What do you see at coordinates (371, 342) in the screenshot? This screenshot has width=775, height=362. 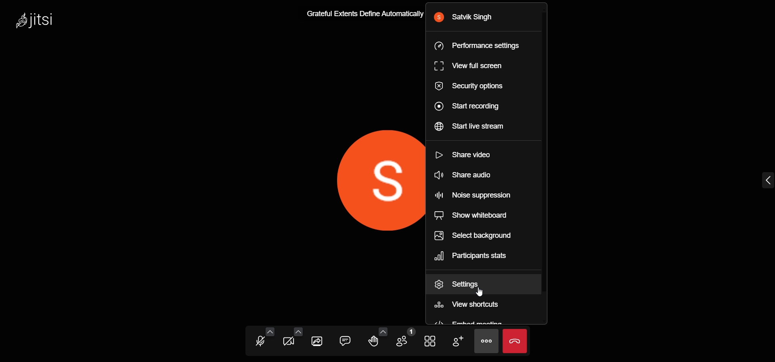 I see `raise hand` at bounding box center [371, 342].